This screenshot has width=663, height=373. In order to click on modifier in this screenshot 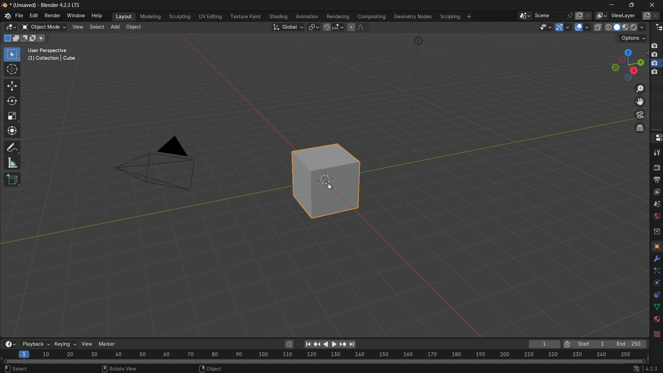, I will do `click(656, 257)`.